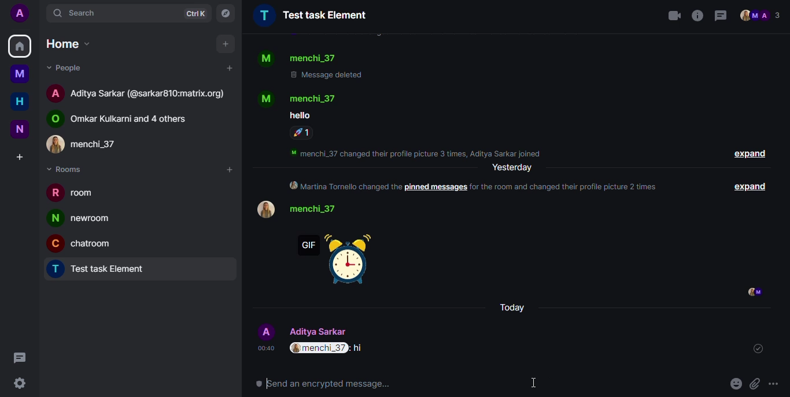 The image size is (790, 397). What do you see at coordinates (721, 16) in the screenshot?
I see `threads` at bounding box center [721, 16].